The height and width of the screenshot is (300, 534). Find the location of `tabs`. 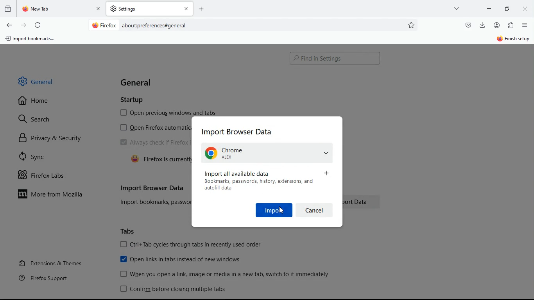

tabs is located at coordinates (129, 231).